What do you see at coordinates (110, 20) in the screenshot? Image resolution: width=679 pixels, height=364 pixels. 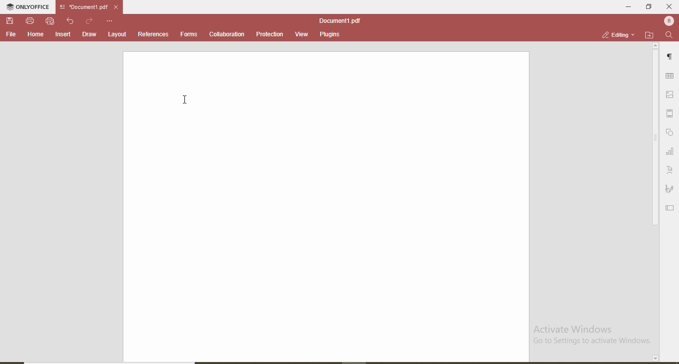 I see `customise quick access toolbar` at bounding box center [110, 20].